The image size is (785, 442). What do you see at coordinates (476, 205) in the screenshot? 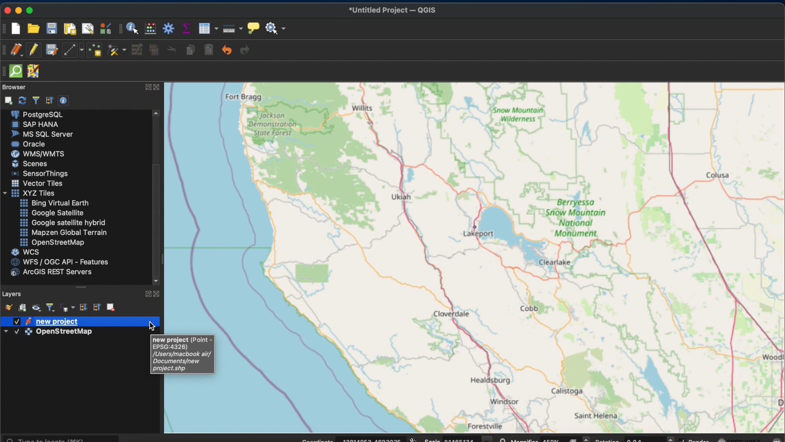
I see `open street map` at bounding box center [476, 205].